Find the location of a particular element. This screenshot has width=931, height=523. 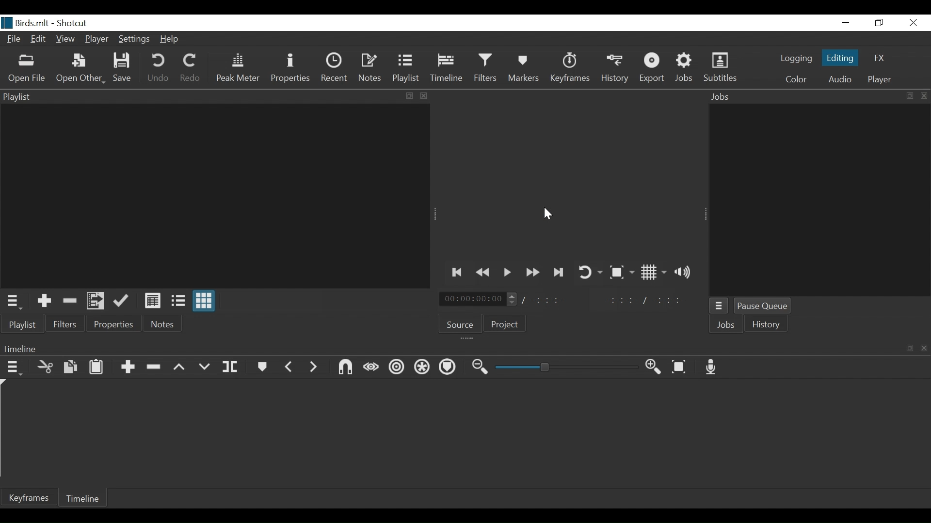

Jobs Panel is located at coordinates (819, 96).